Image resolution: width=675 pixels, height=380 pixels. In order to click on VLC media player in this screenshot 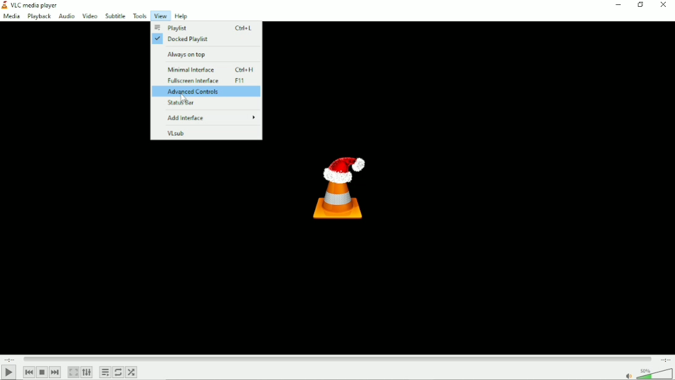, I will do `click(39, 6)`.